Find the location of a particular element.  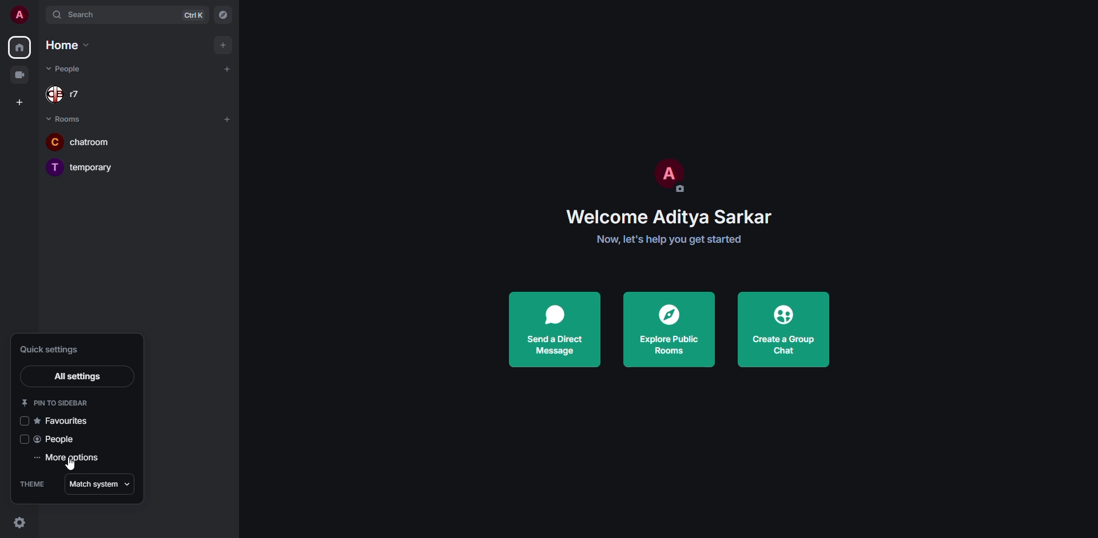

search is located at coordinates (77, 15).